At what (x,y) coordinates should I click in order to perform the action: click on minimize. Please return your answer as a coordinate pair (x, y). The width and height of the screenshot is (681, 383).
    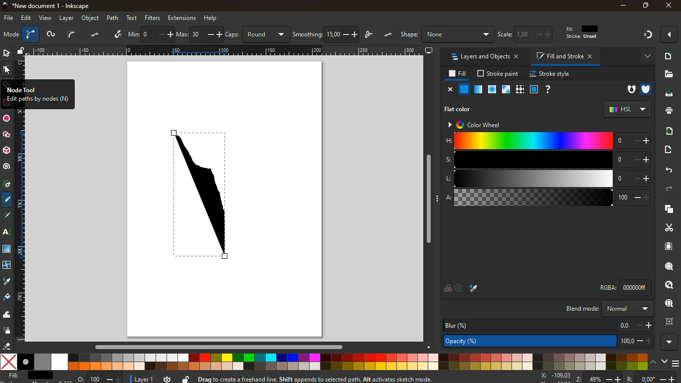
    Looking at the image, I should click on (623, 6).